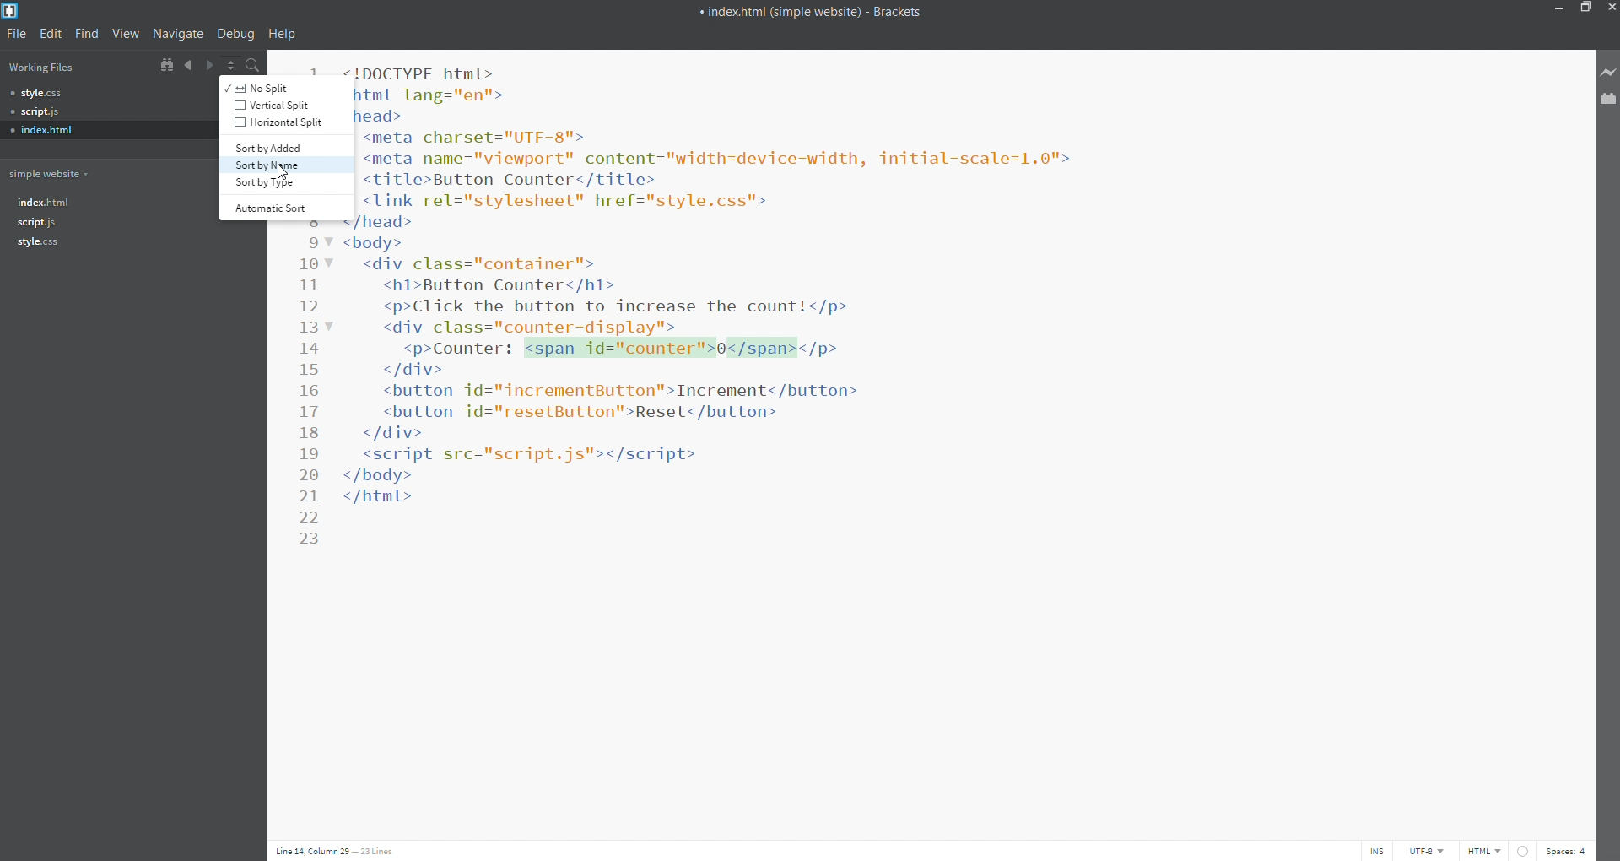 The height and width of the screenshot is (861, 1620). I want to click on live preview, so click(1610, 70).